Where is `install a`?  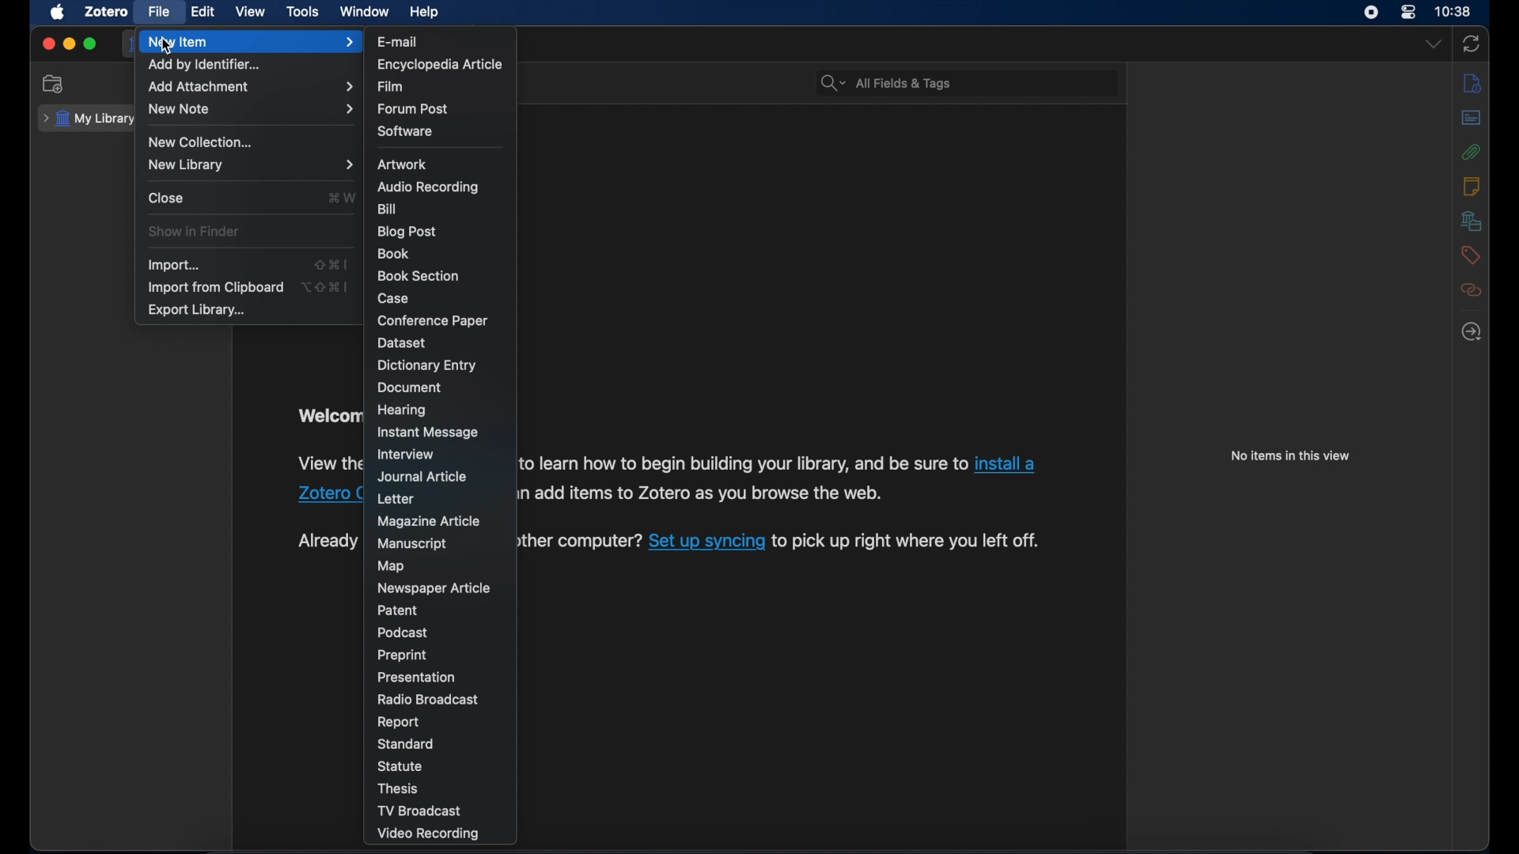 install a is located at coordinates (1006, 465).